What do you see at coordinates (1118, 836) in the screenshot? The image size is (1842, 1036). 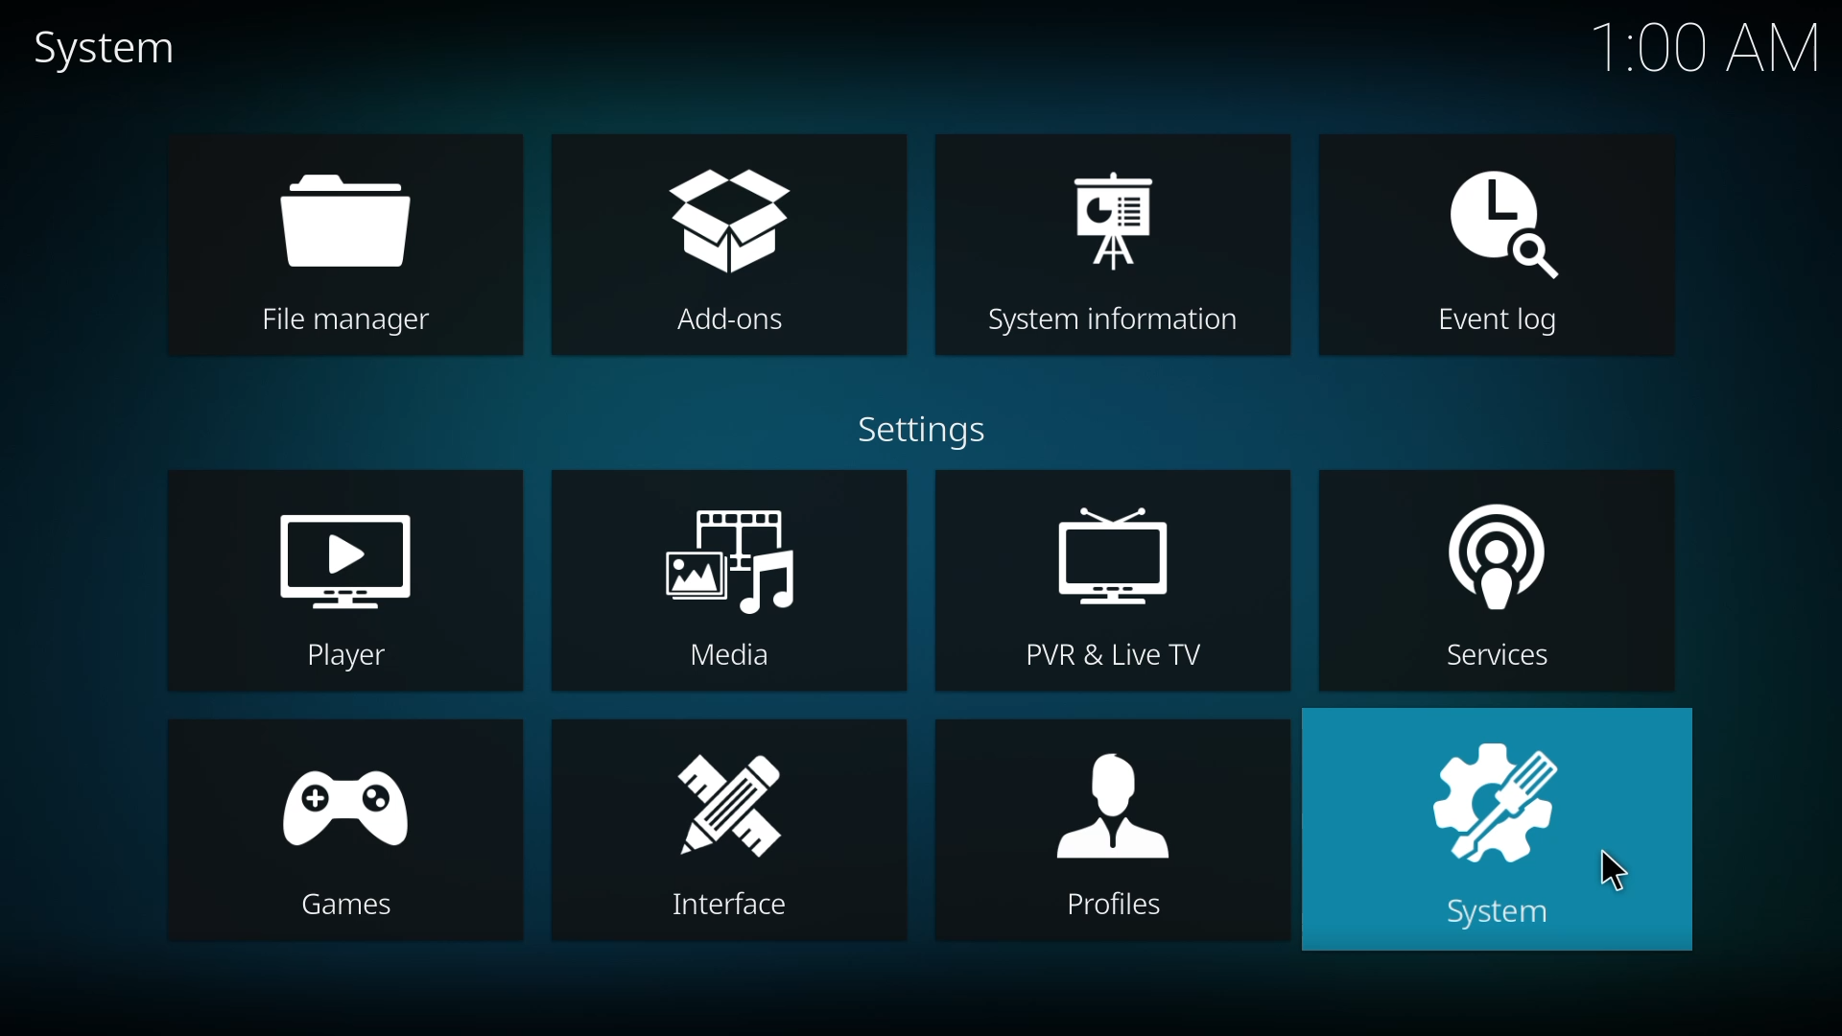 I see `profiles` at bounding box center [1118, 836].